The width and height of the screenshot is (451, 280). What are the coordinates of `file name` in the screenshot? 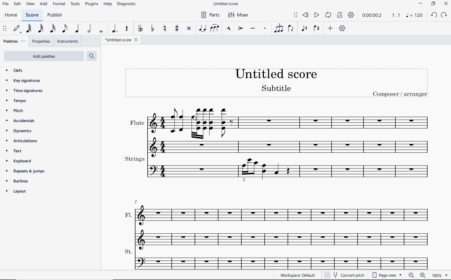 It's located at (122, 40).